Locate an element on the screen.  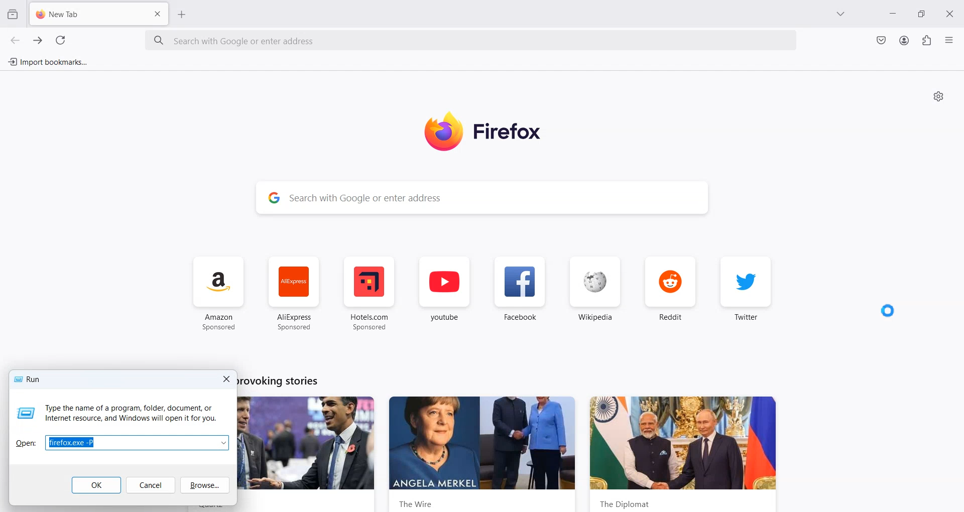
google logo is located at coordinates (272, 199).